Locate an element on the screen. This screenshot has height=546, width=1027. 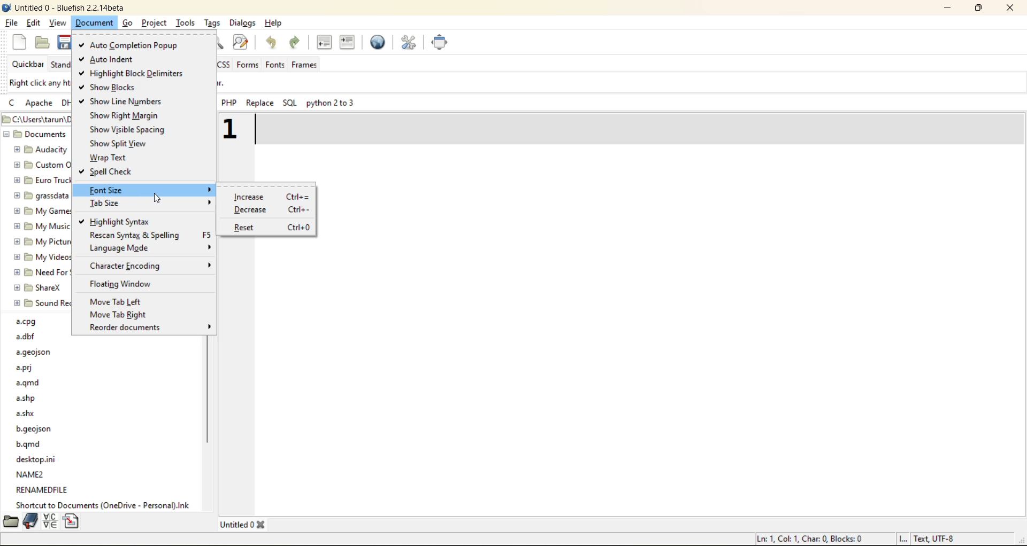
a.geojson is located at coordinates (35, 353).